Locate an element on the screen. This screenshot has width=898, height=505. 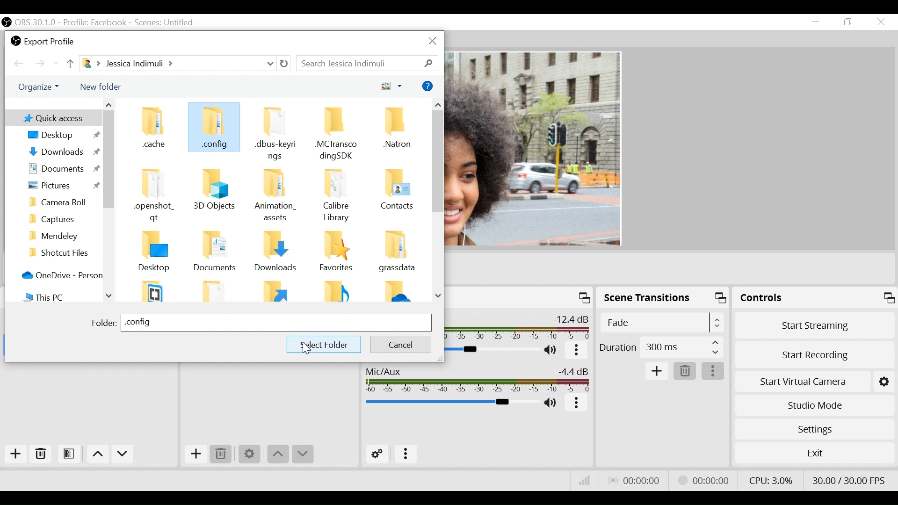
Folder is located at coordinates (397, 254).